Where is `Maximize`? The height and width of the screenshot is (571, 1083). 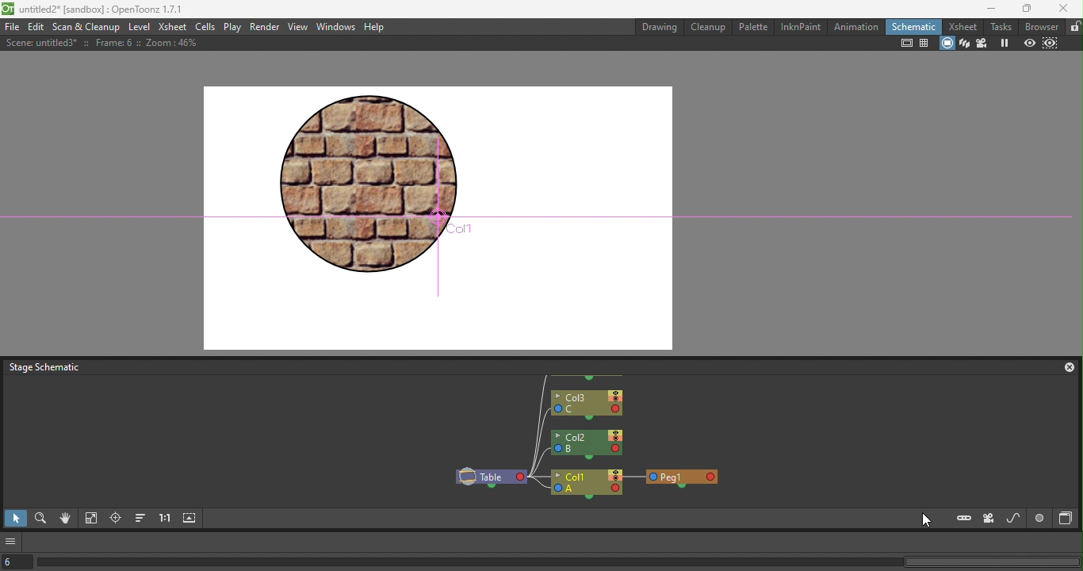
Maximize is located at coordinates (1021, 8).